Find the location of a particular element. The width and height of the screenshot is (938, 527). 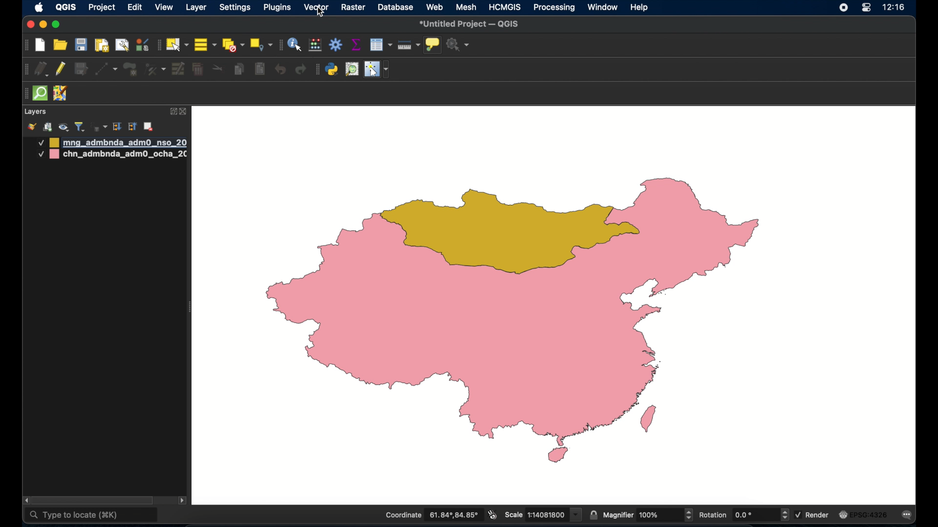

plugins is located at coordinates (279, 7).